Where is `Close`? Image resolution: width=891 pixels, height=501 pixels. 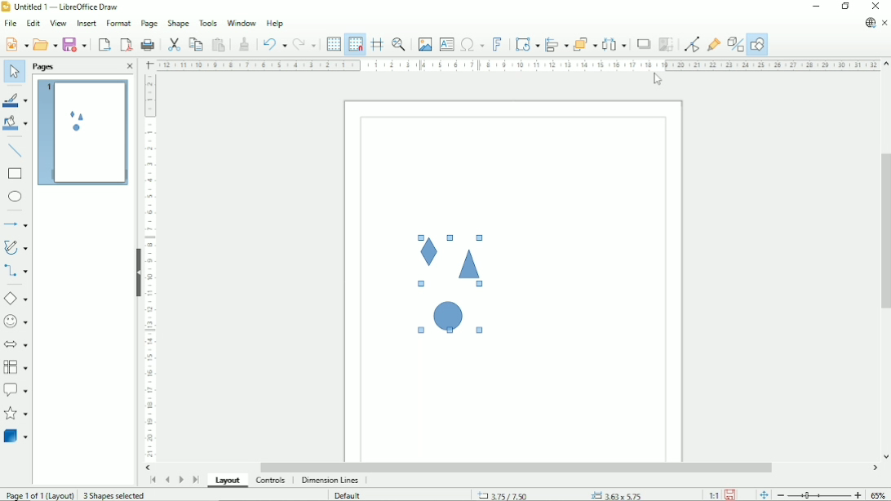 Close is located at coordinates (129, 67).